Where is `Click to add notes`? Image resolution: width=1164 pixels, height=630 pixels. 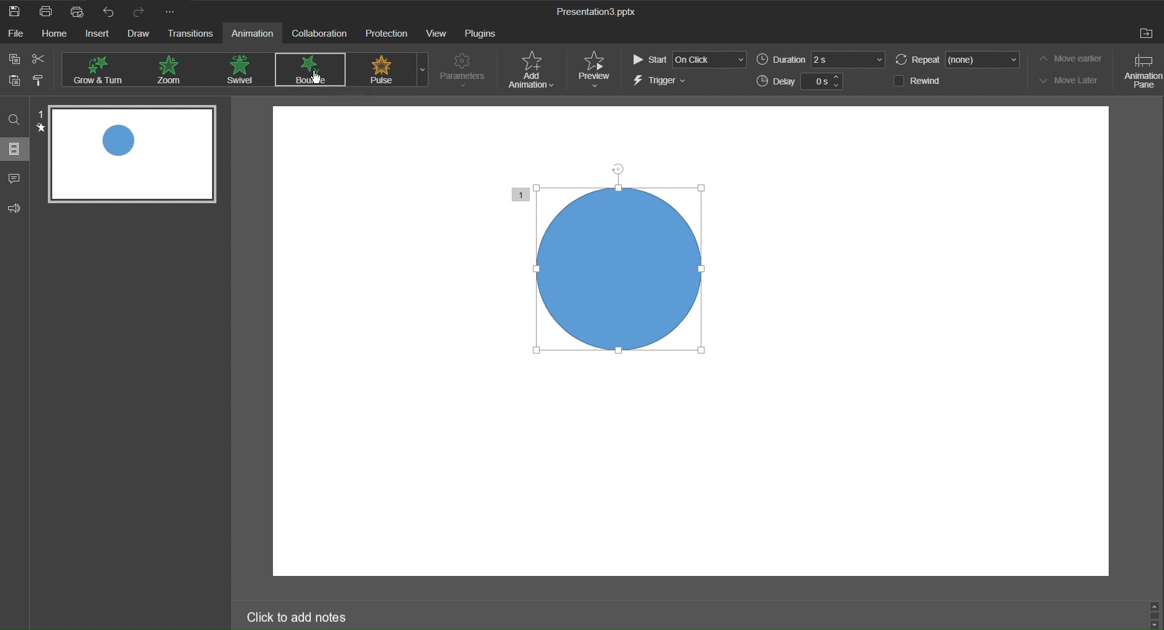 Click to add notes is located at coordinates (296, 614).